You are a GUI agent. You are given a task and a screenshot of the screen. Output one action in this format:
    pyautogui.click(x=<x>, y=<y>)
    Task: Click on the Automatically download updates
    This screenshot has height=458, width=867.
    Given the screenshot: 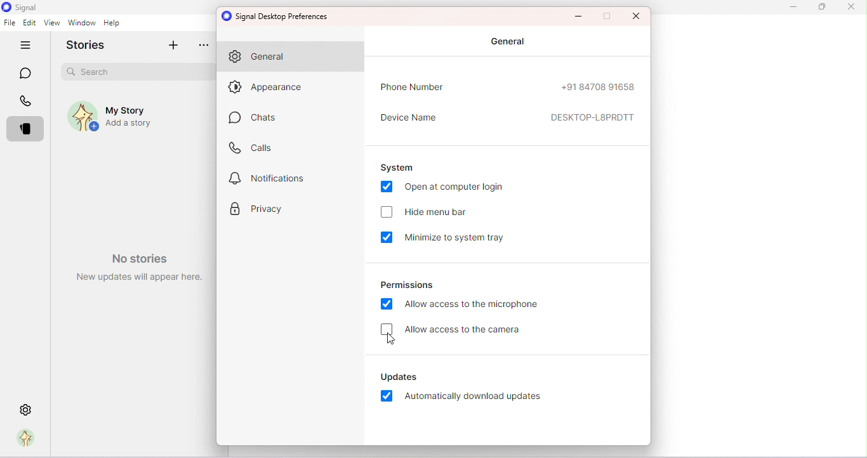 What is the action you would take?
    pyautogui.click(x=466, y=398)
    